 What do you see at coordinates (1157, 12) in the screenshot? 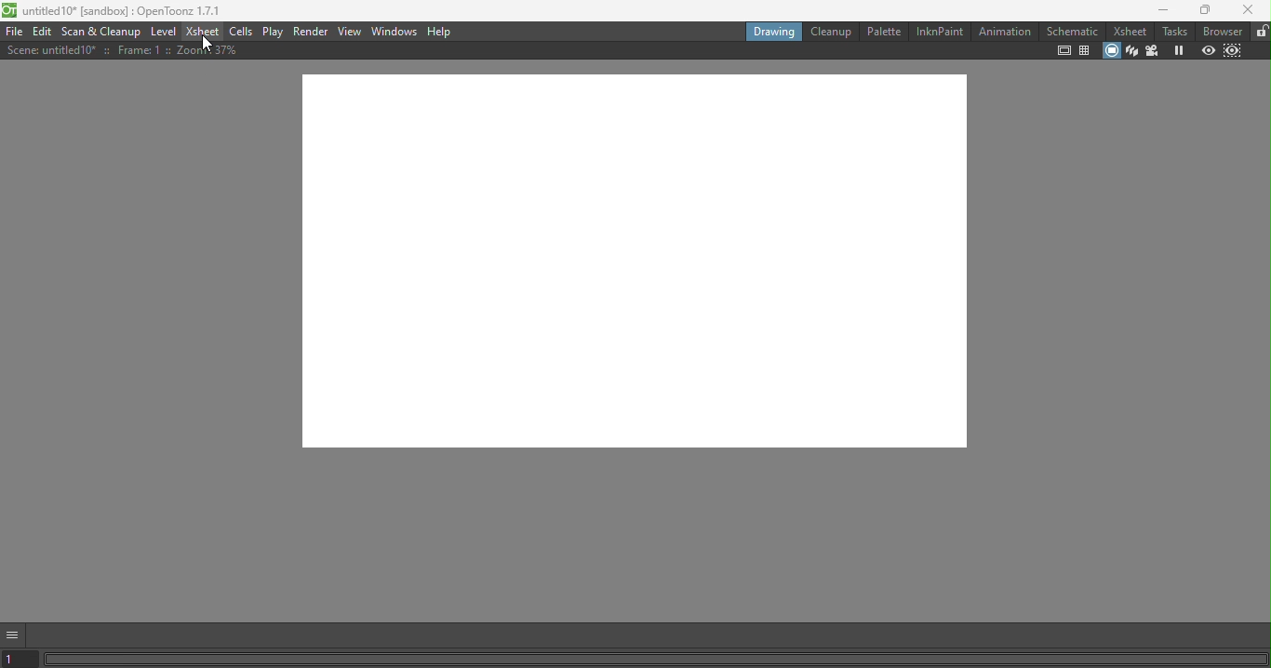
I see `Minimize` at bounding box center [1157, 12].